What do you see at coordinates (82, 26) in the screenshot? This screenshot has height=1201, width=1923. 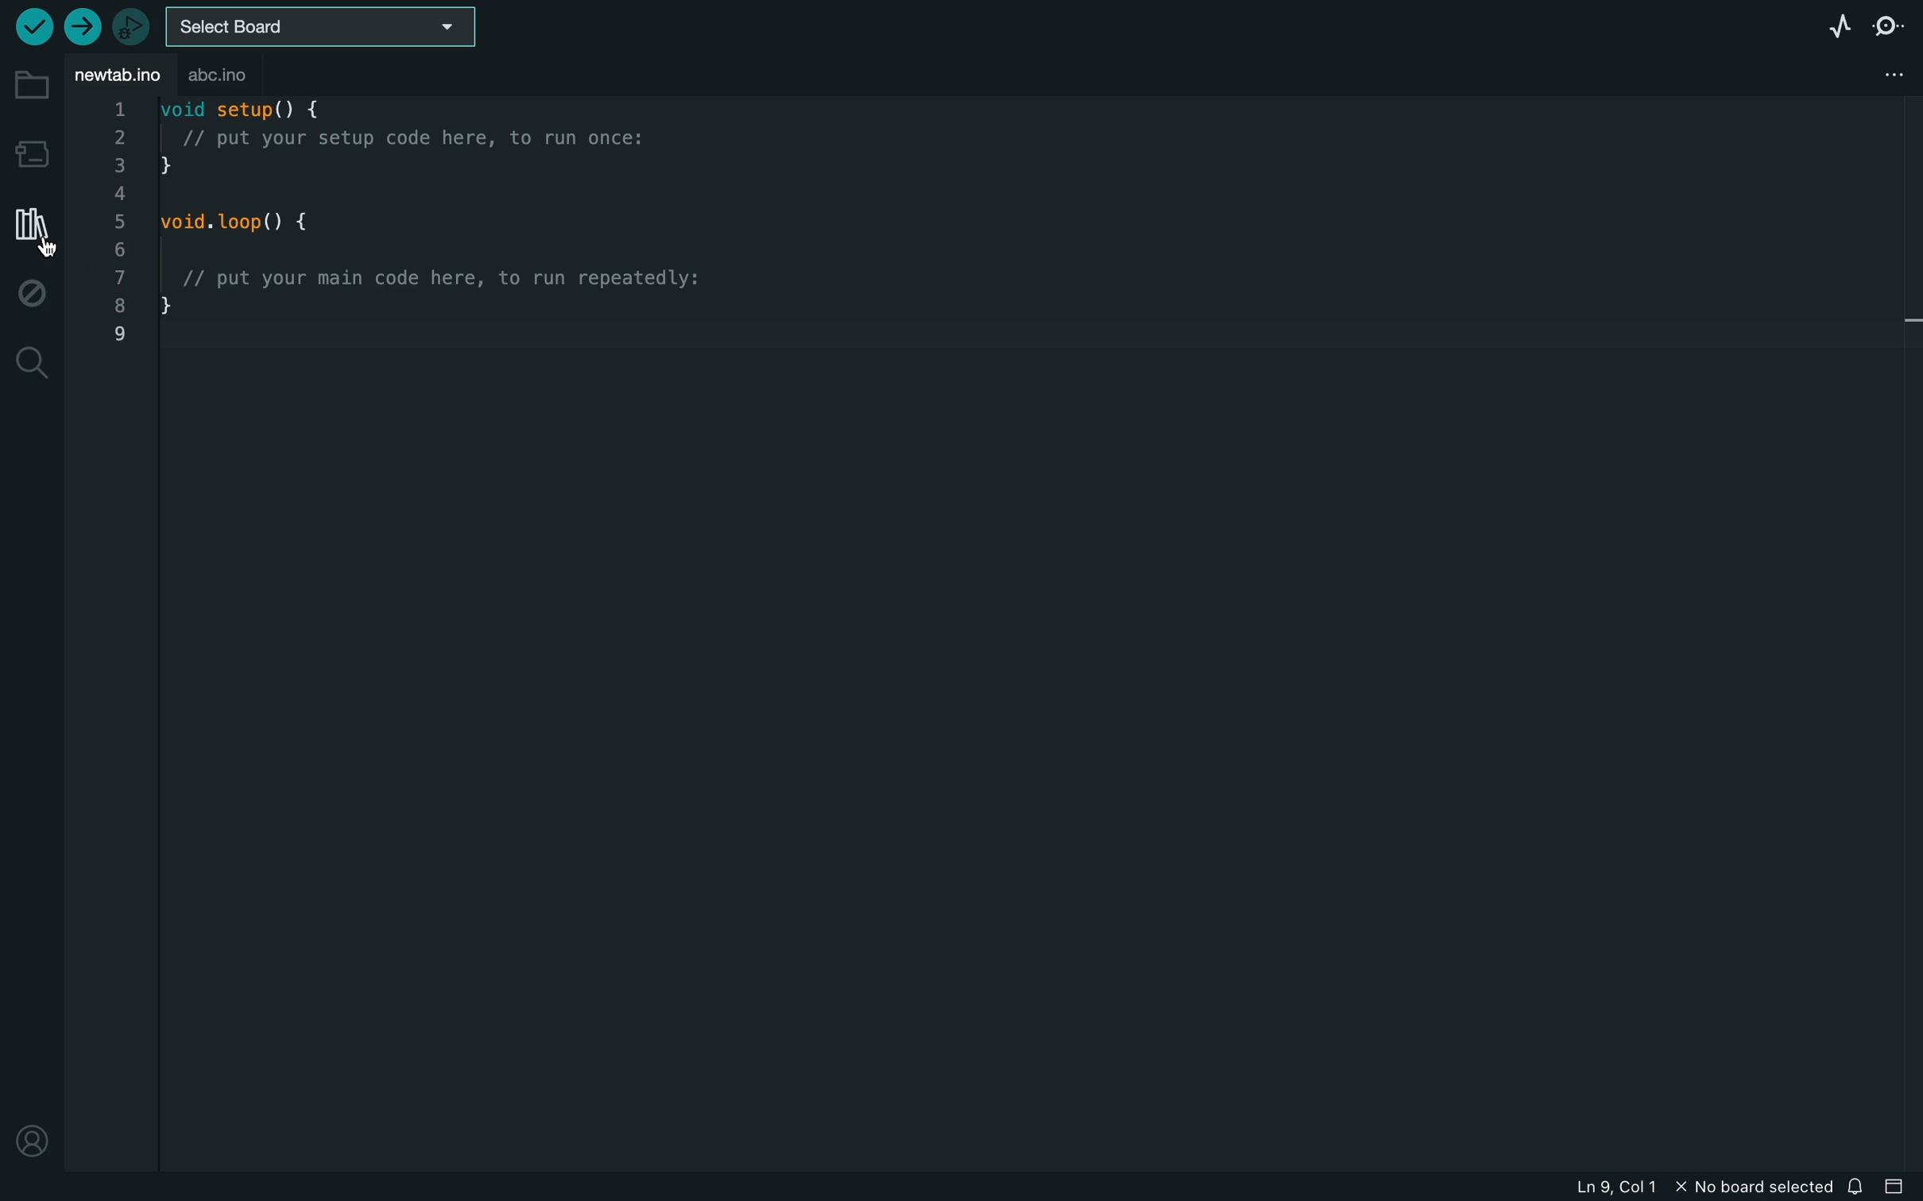 I see `upload` at bounding box center [82, 26].